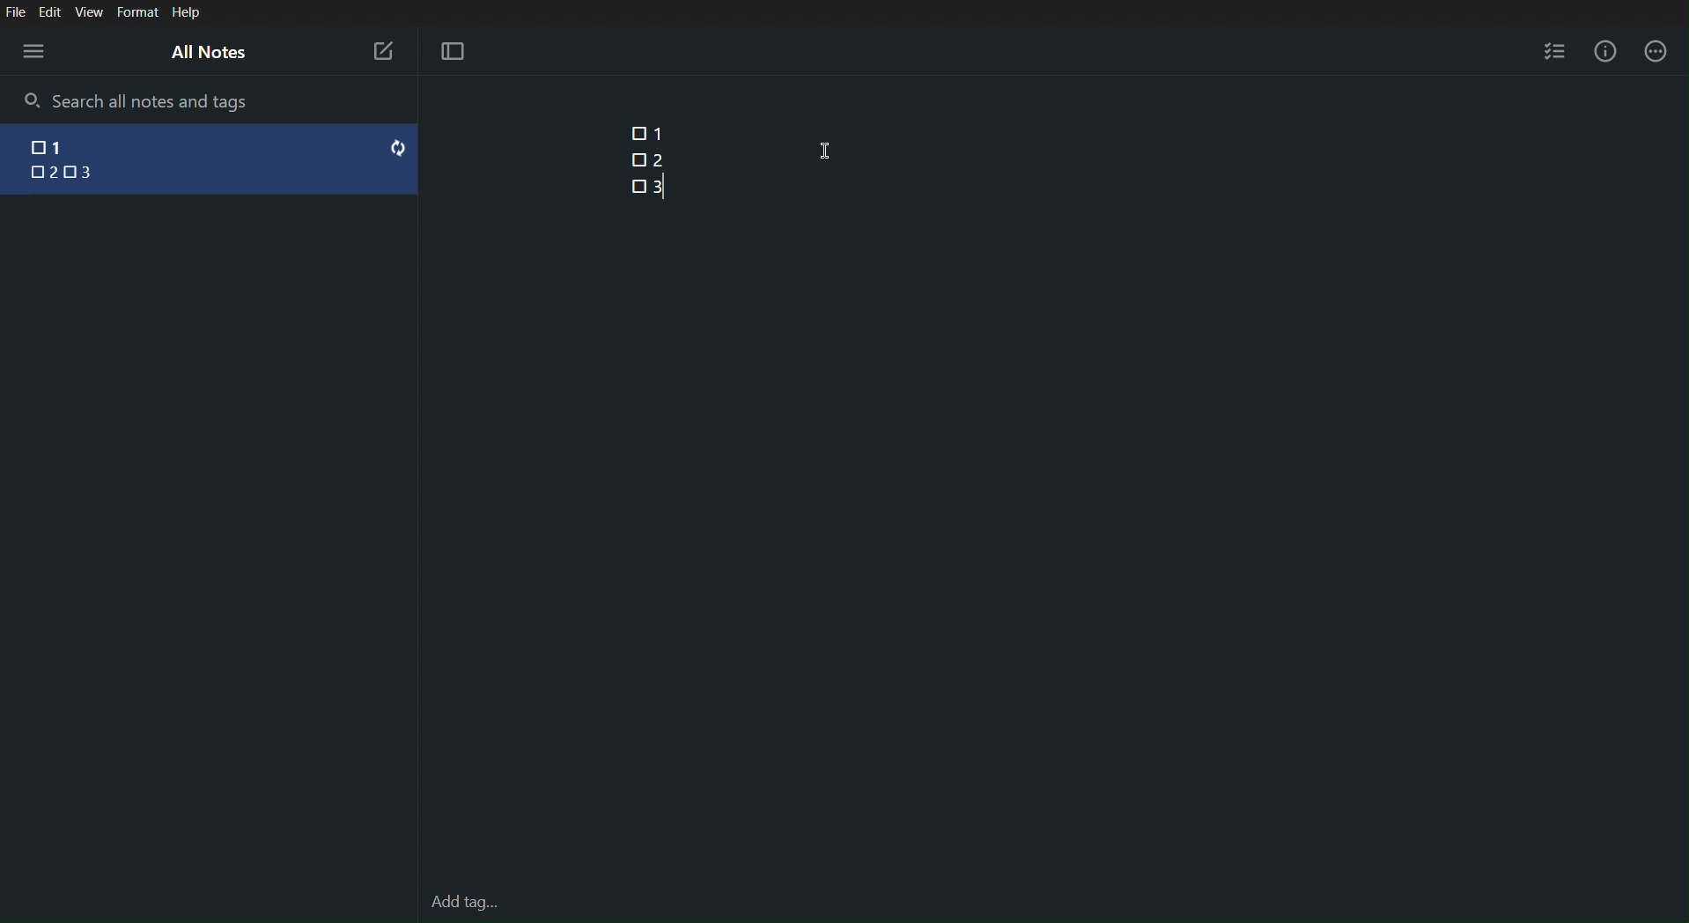  Describe the element at coordinates (827, 151) in the screenshot. I see `Cursor` at that location.